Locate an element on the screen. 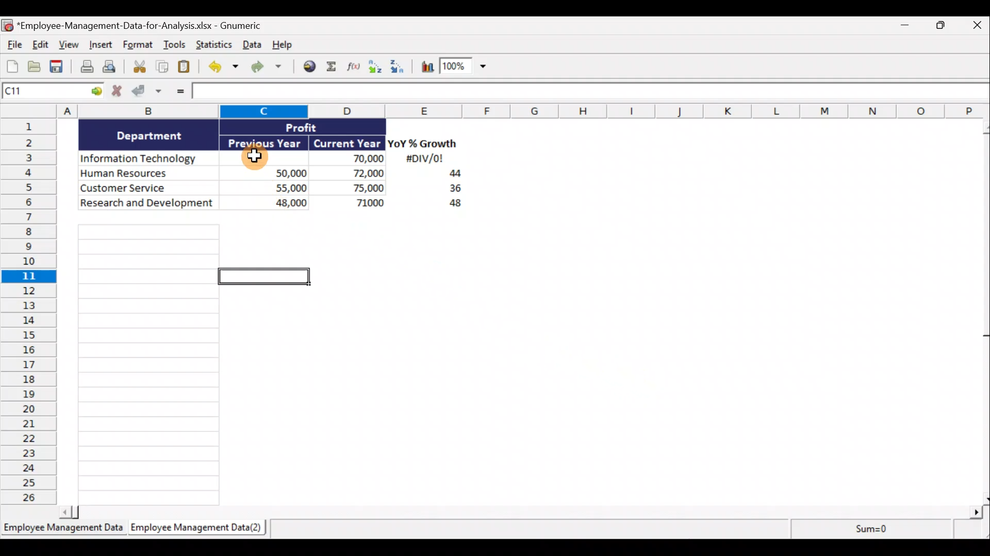 The image size is (990, 556). Copy selection is located at coordinates (162, 67).